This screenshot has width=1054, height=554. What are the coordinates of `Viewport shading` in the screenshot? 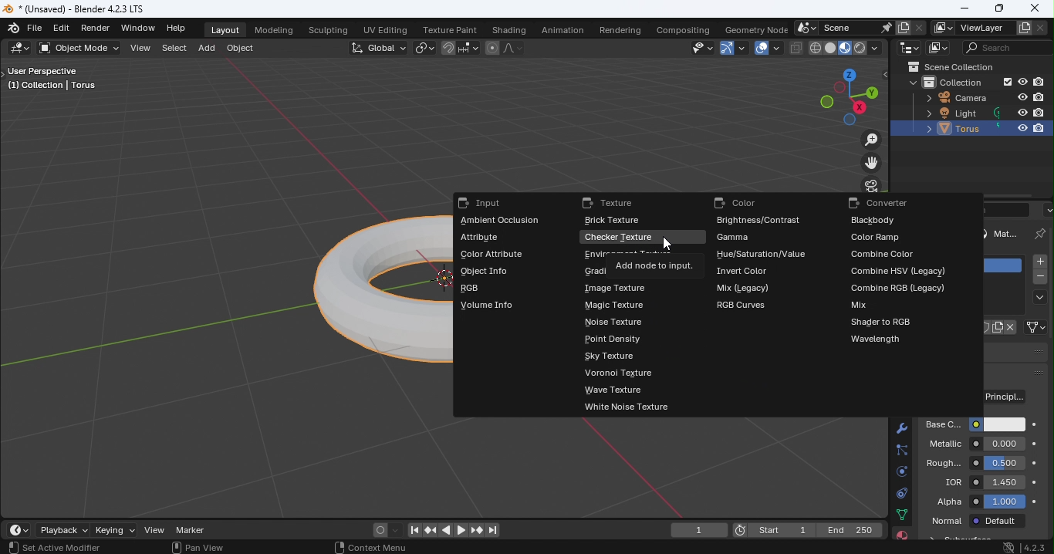 It's located at (844, 48).